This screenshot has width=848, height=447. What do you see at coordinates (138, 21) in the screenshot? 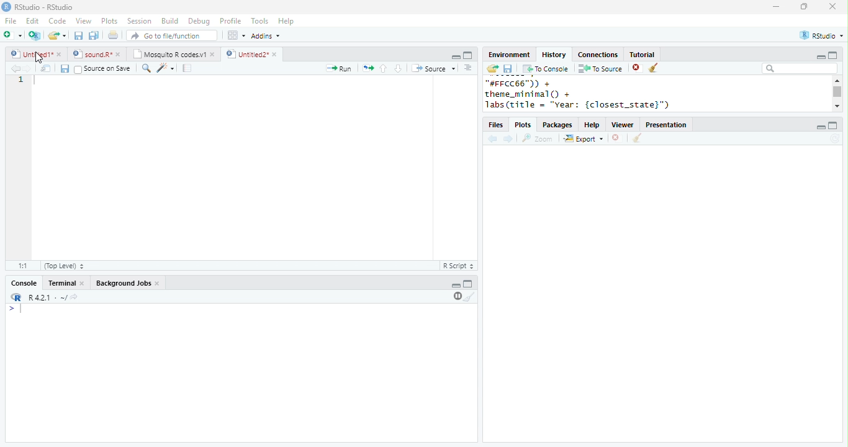
I see `Session` at bounding box center [138, 21].